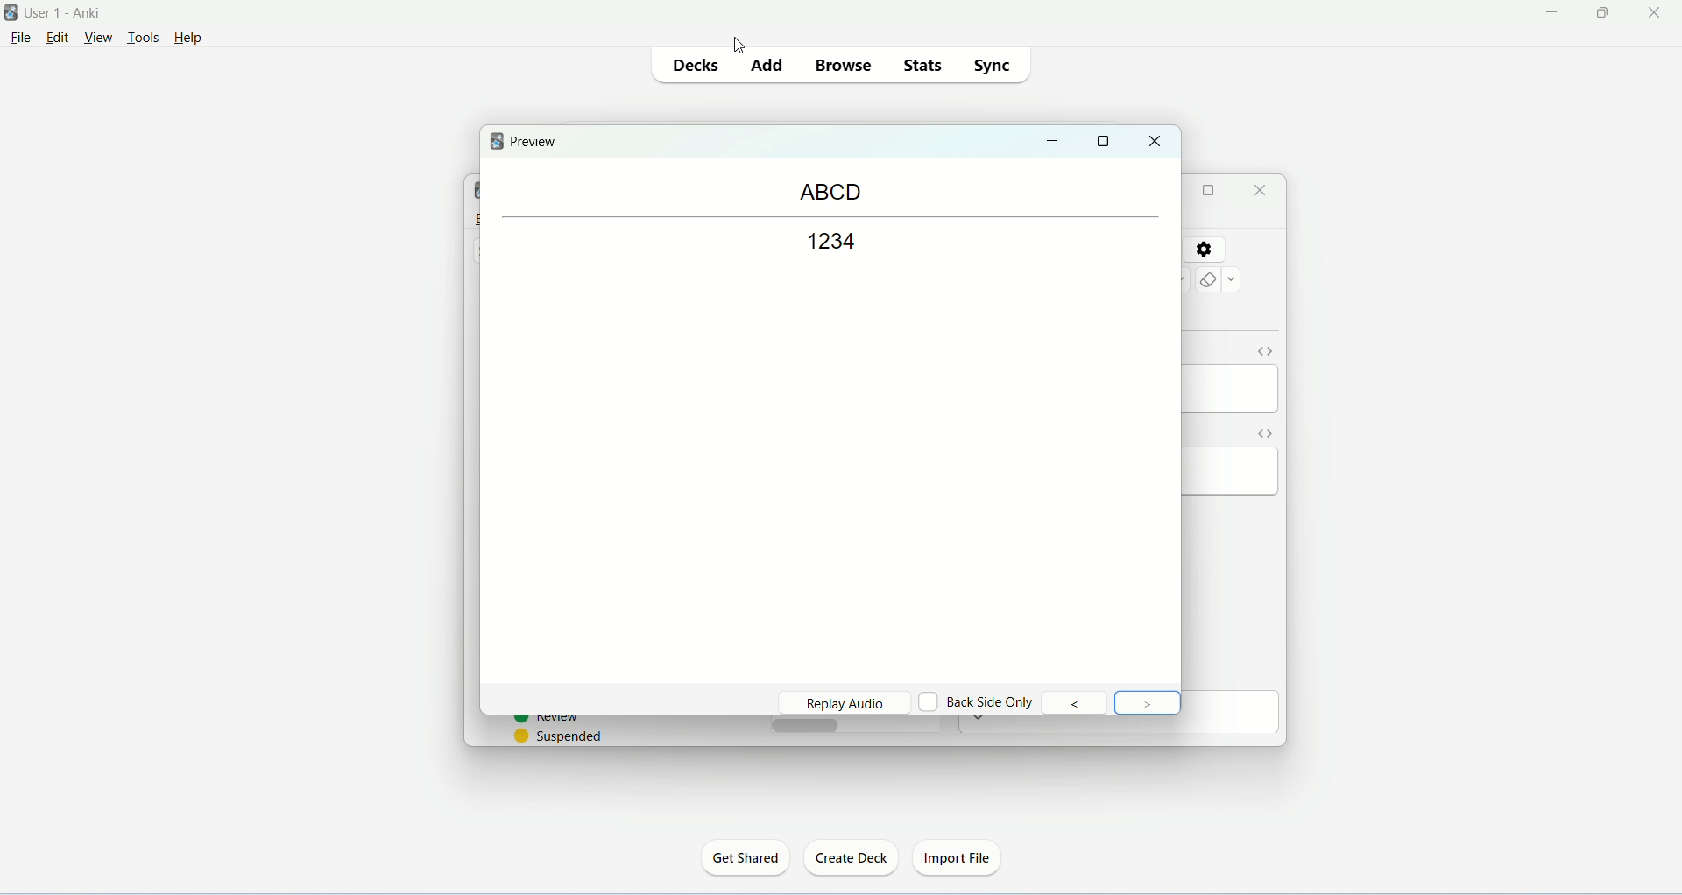  I want to click on Next, so click(1148, 704).